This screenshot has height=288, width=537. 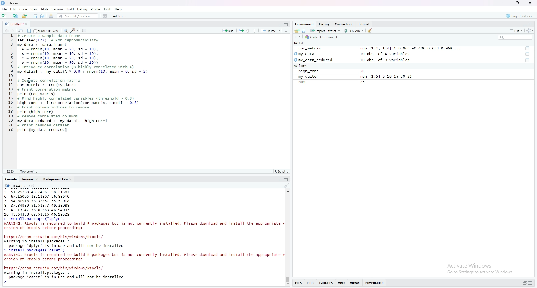 I want to click on Help, so click(x=341, y=283).